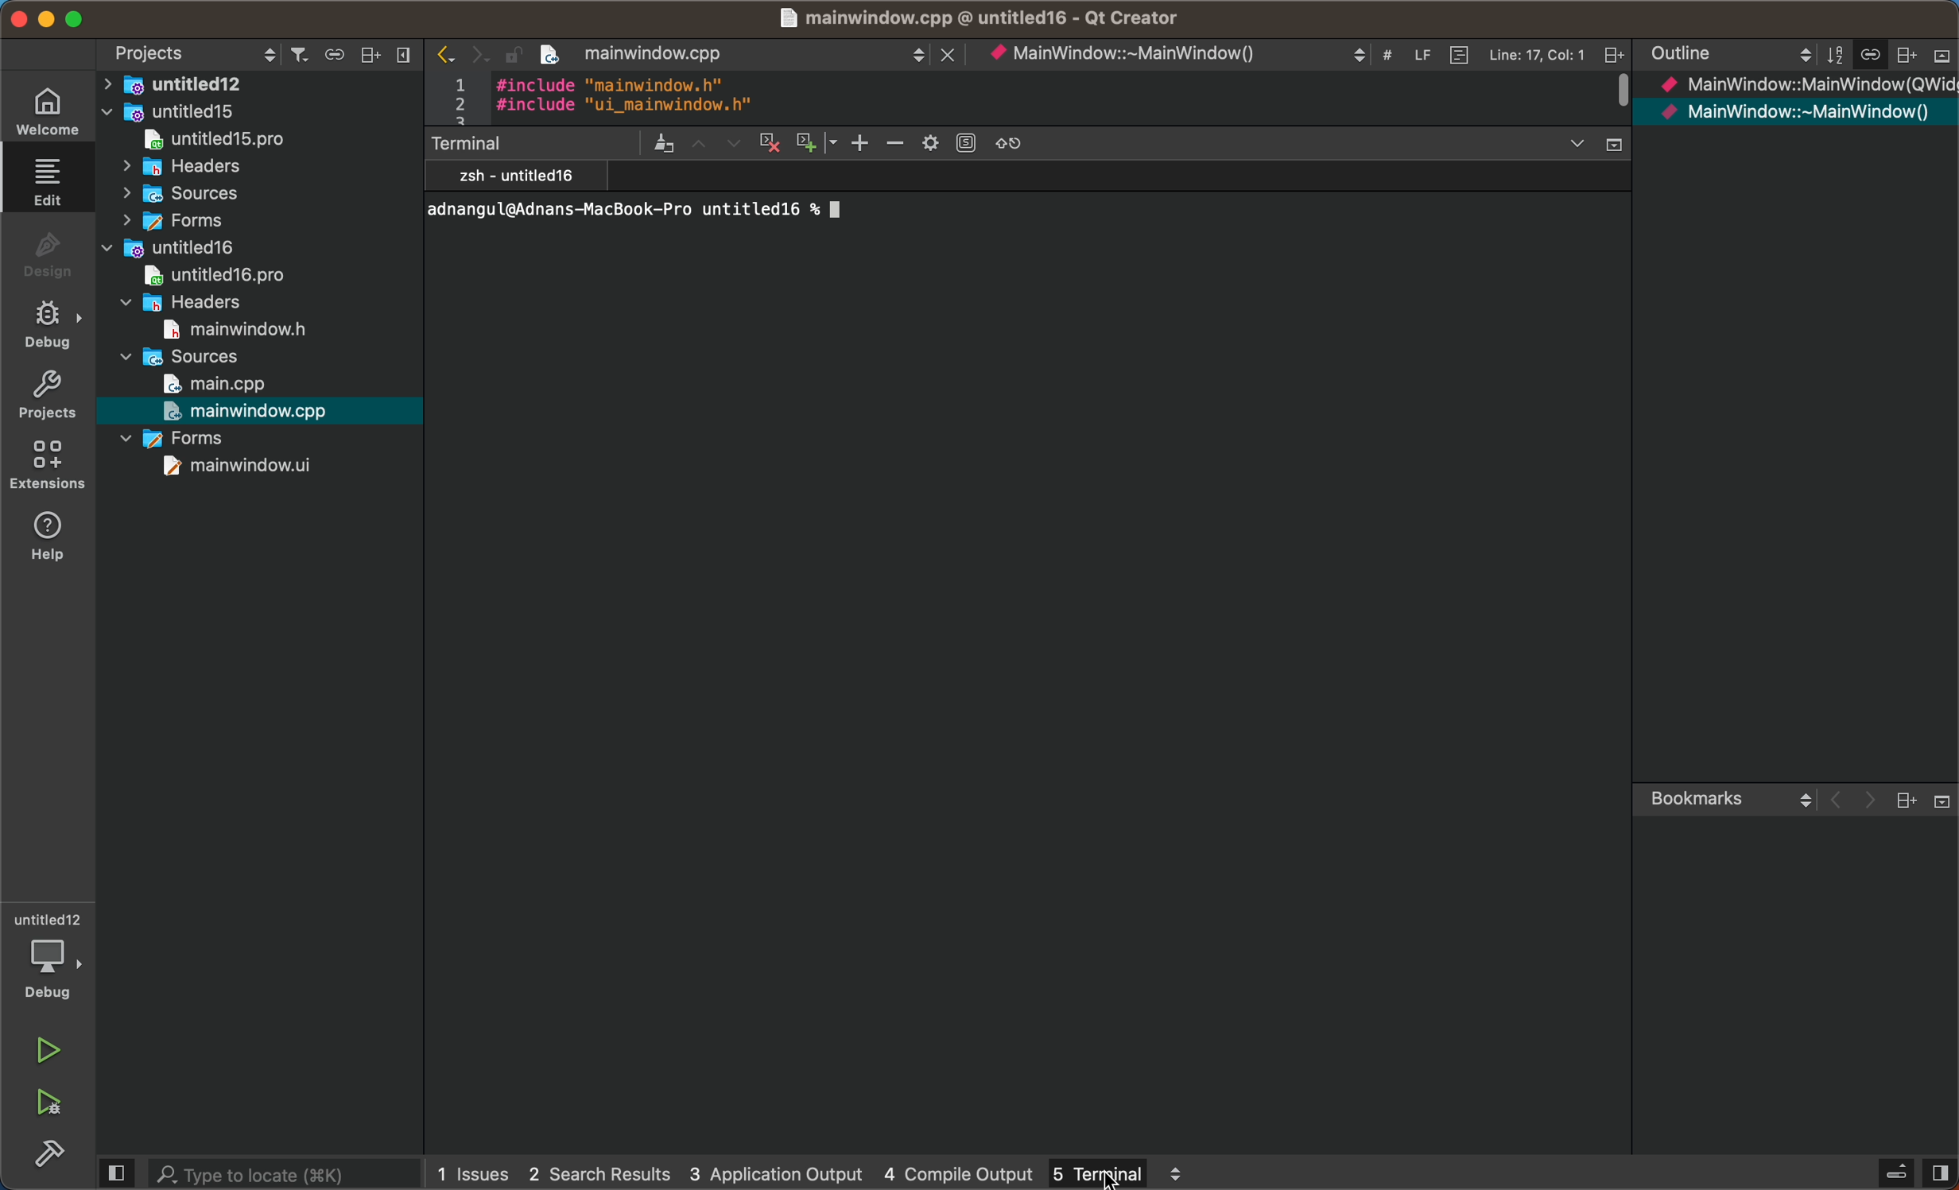 This screenshot has height=1190, width=1959. I want to click on vertical scroll, so click(1616, 95).